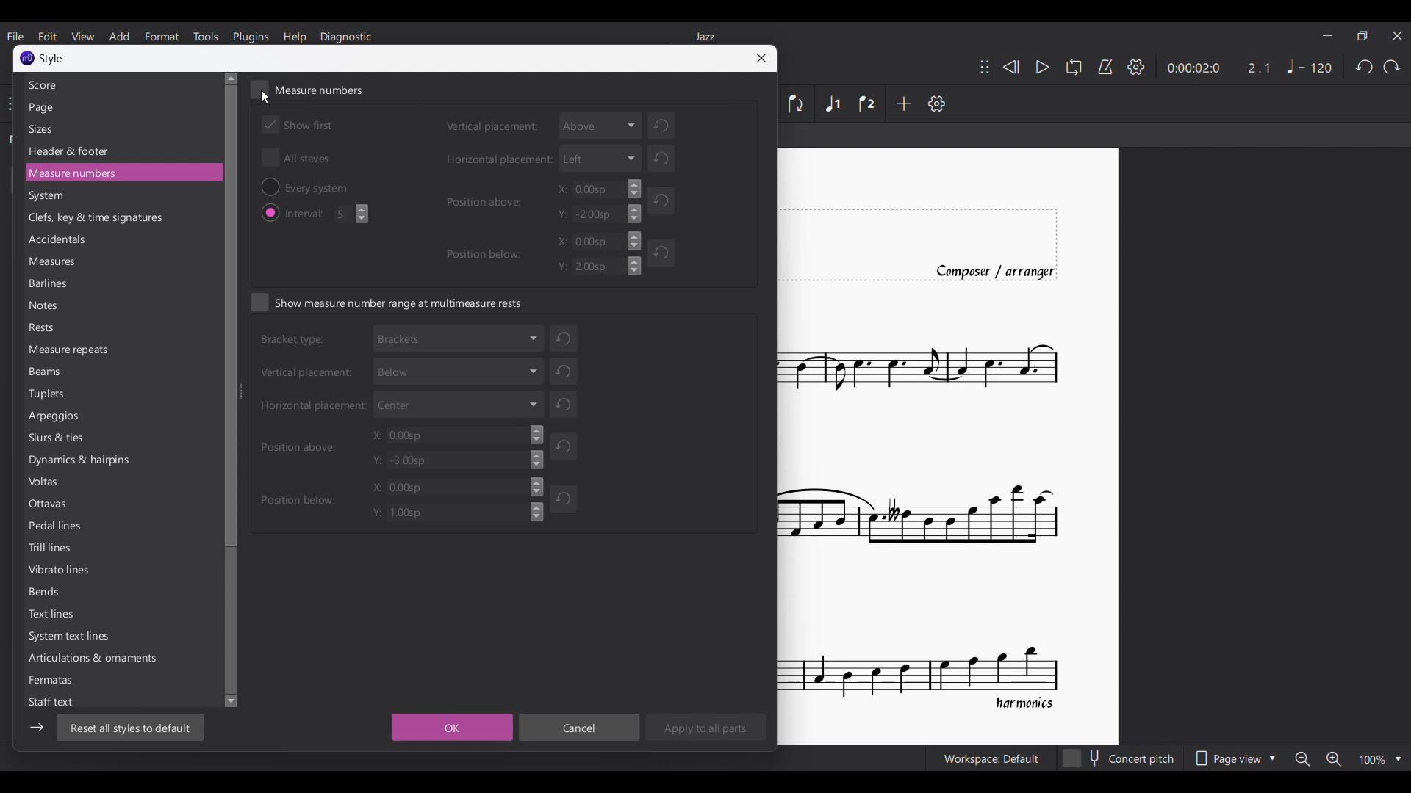 The image size is (1411, 793). What do you see at coordinates (295, 37) in the screenshot?
I see `Help menu` at bounding box center [295, 37].